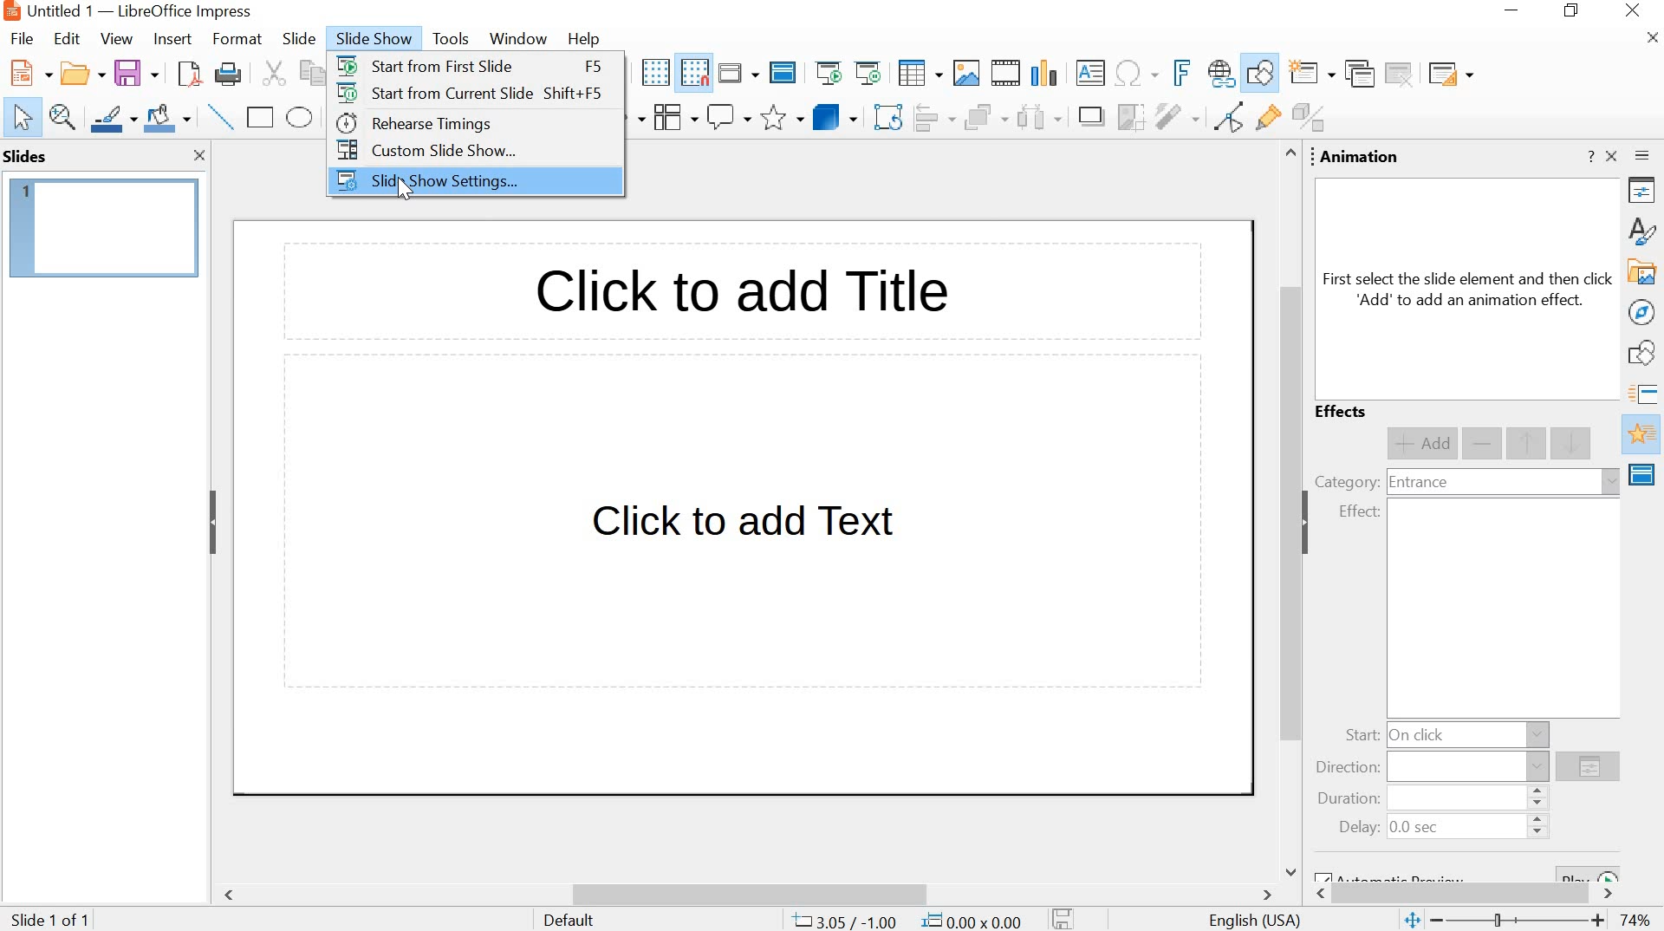 The width and height of the screenshot is (1664, 931). I want to click on animation, so click(1361, 158).